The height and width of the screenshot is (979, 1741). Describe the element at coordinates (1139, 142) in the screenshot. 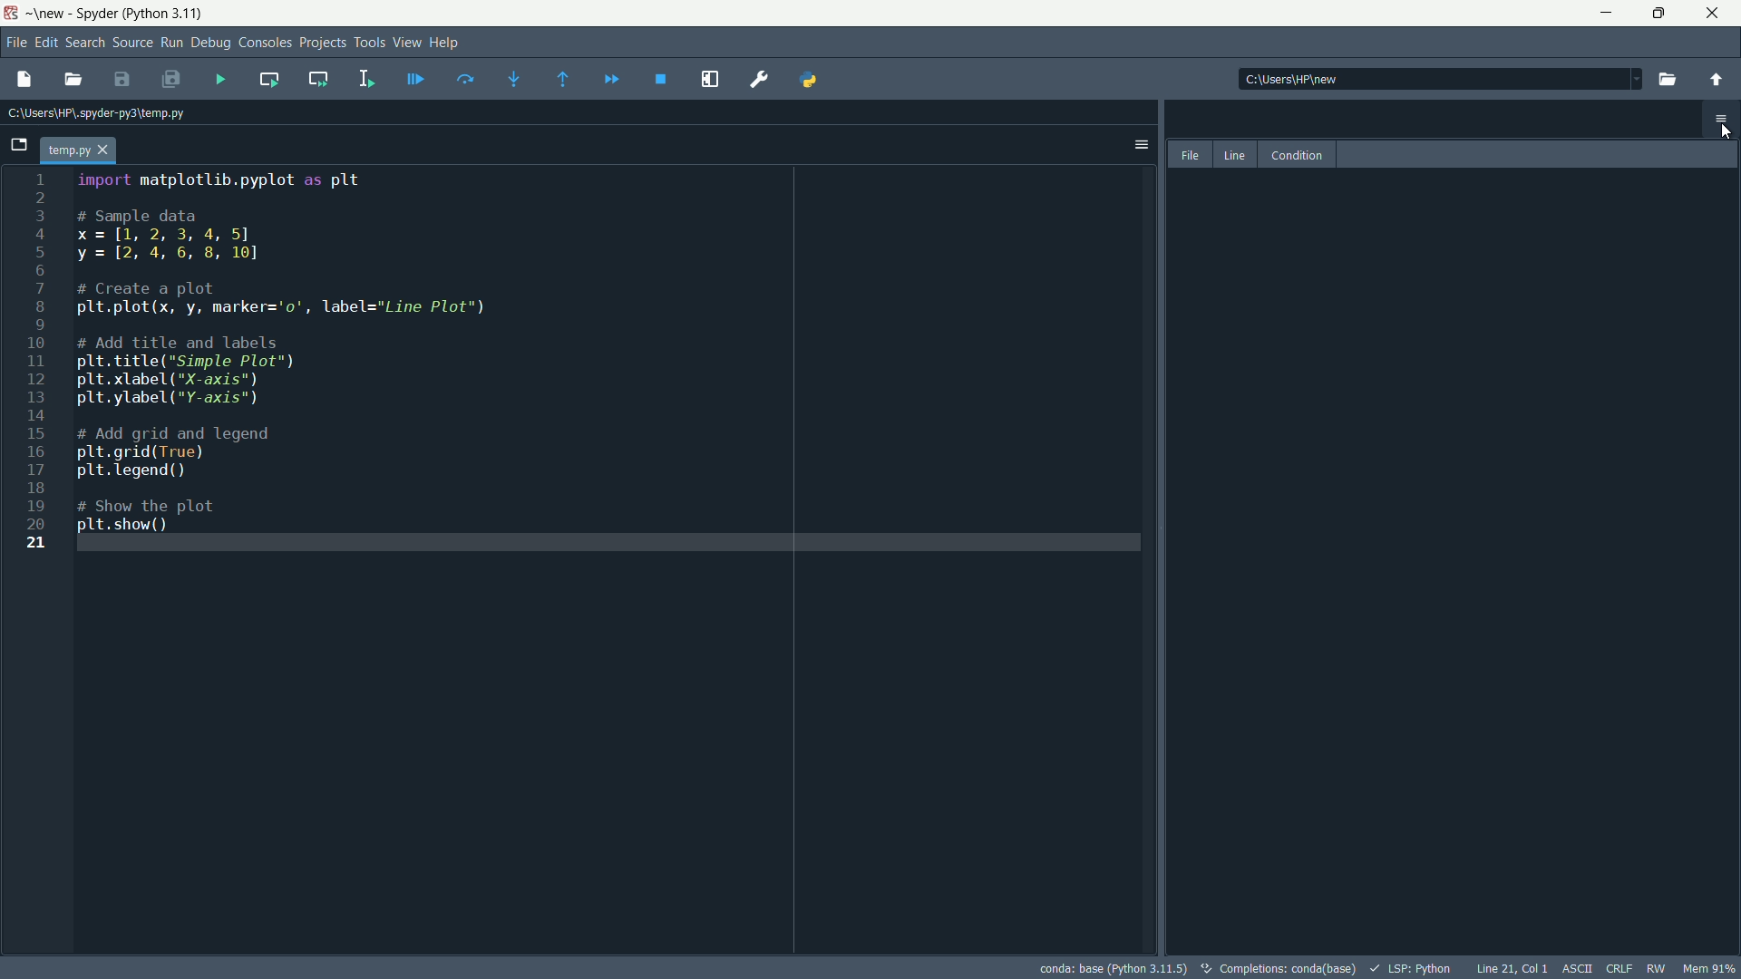

I see `options` at that location.